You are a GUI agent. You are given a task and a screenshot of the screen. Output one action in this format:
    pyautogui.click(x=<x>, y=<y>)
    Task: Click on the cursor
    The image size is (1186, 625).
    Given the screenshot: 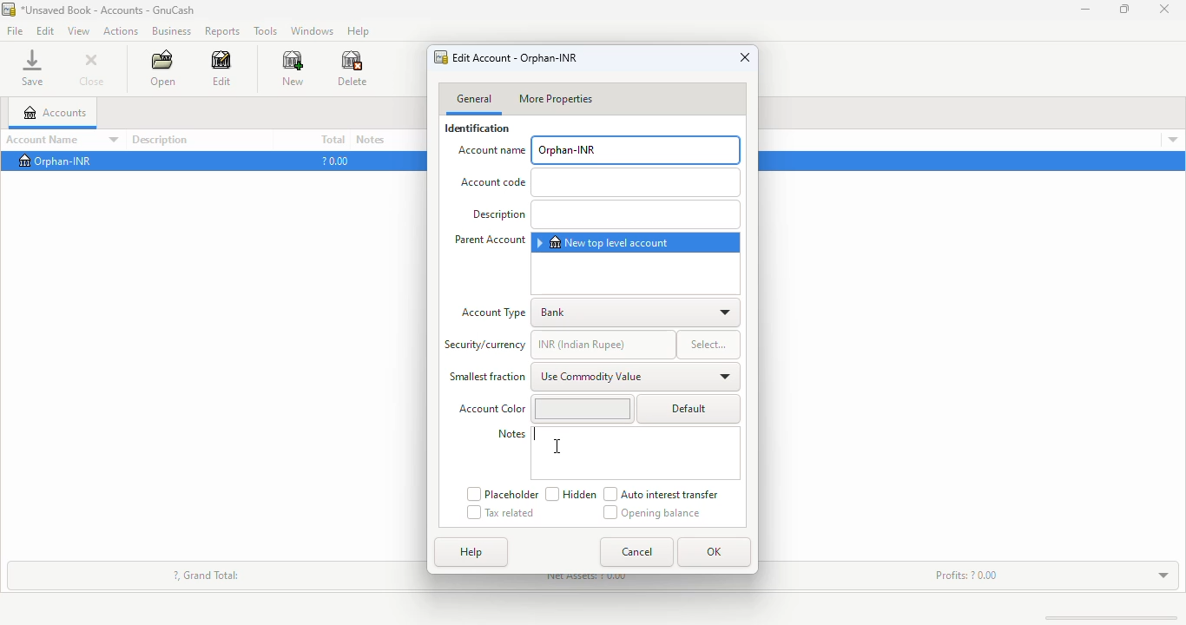 What is the action you would take?
    pyautogui.click(x=555, y=443)
    